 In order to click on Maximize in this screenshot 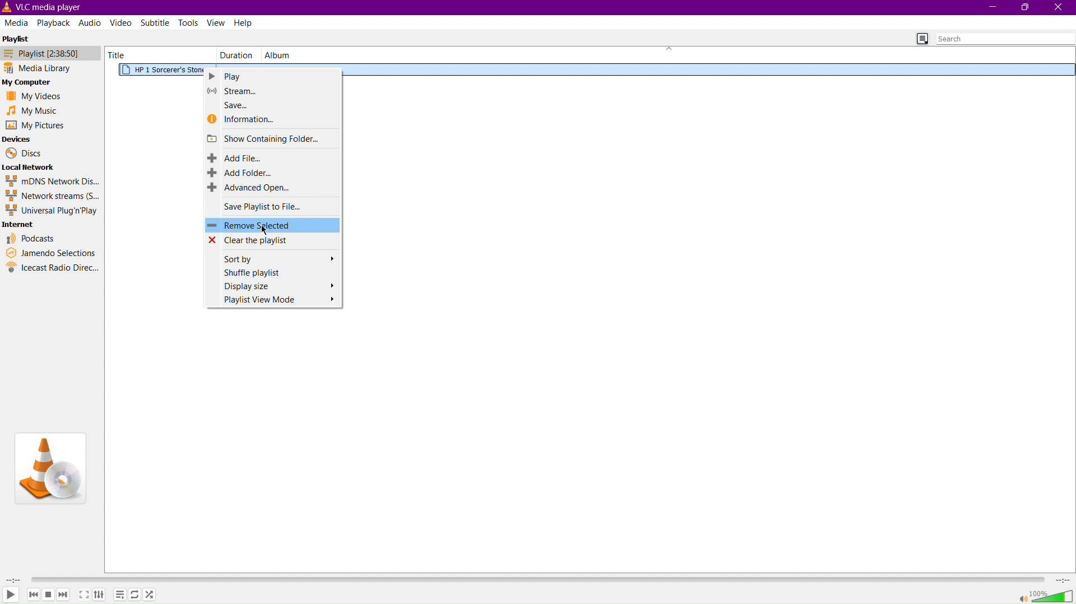, I will do `click(1027, 8)`.